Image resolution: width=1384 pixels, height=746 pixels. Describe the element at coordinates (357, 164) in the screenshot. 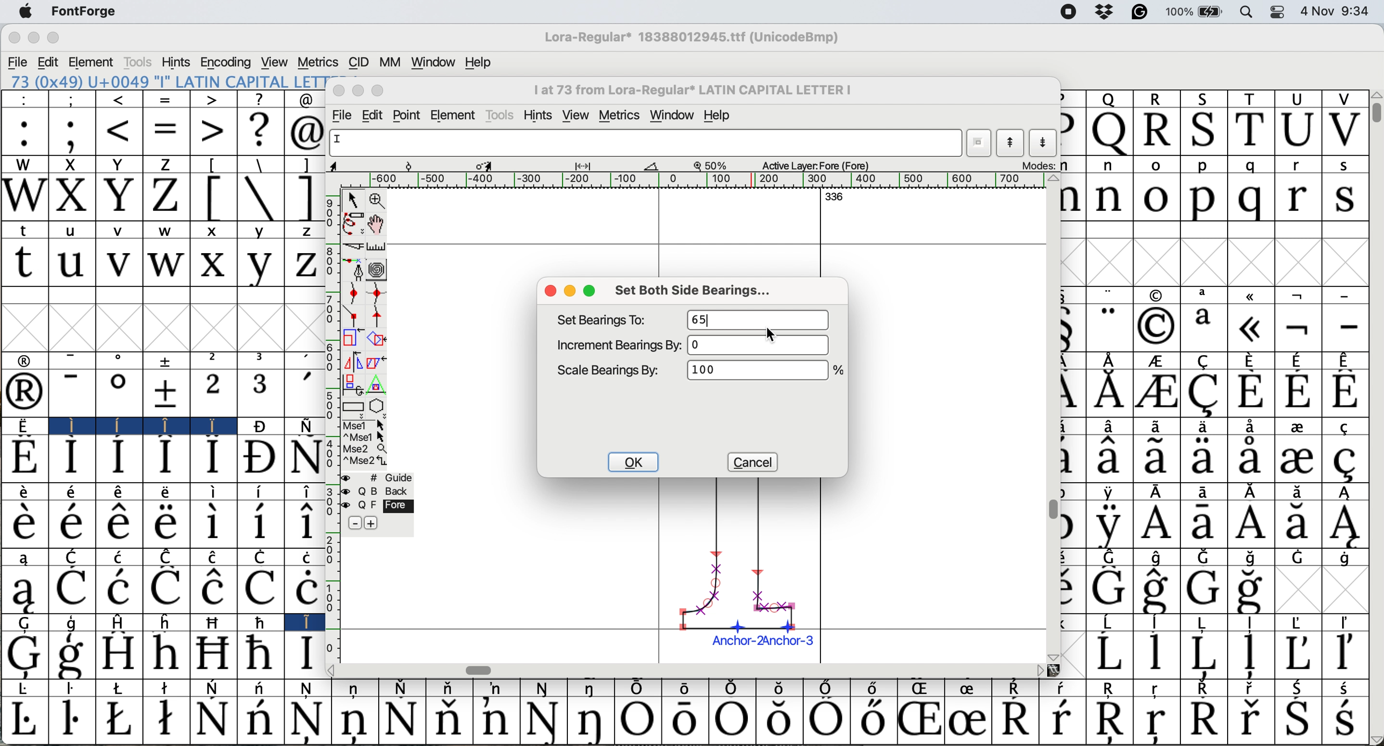

I see `` at that location.